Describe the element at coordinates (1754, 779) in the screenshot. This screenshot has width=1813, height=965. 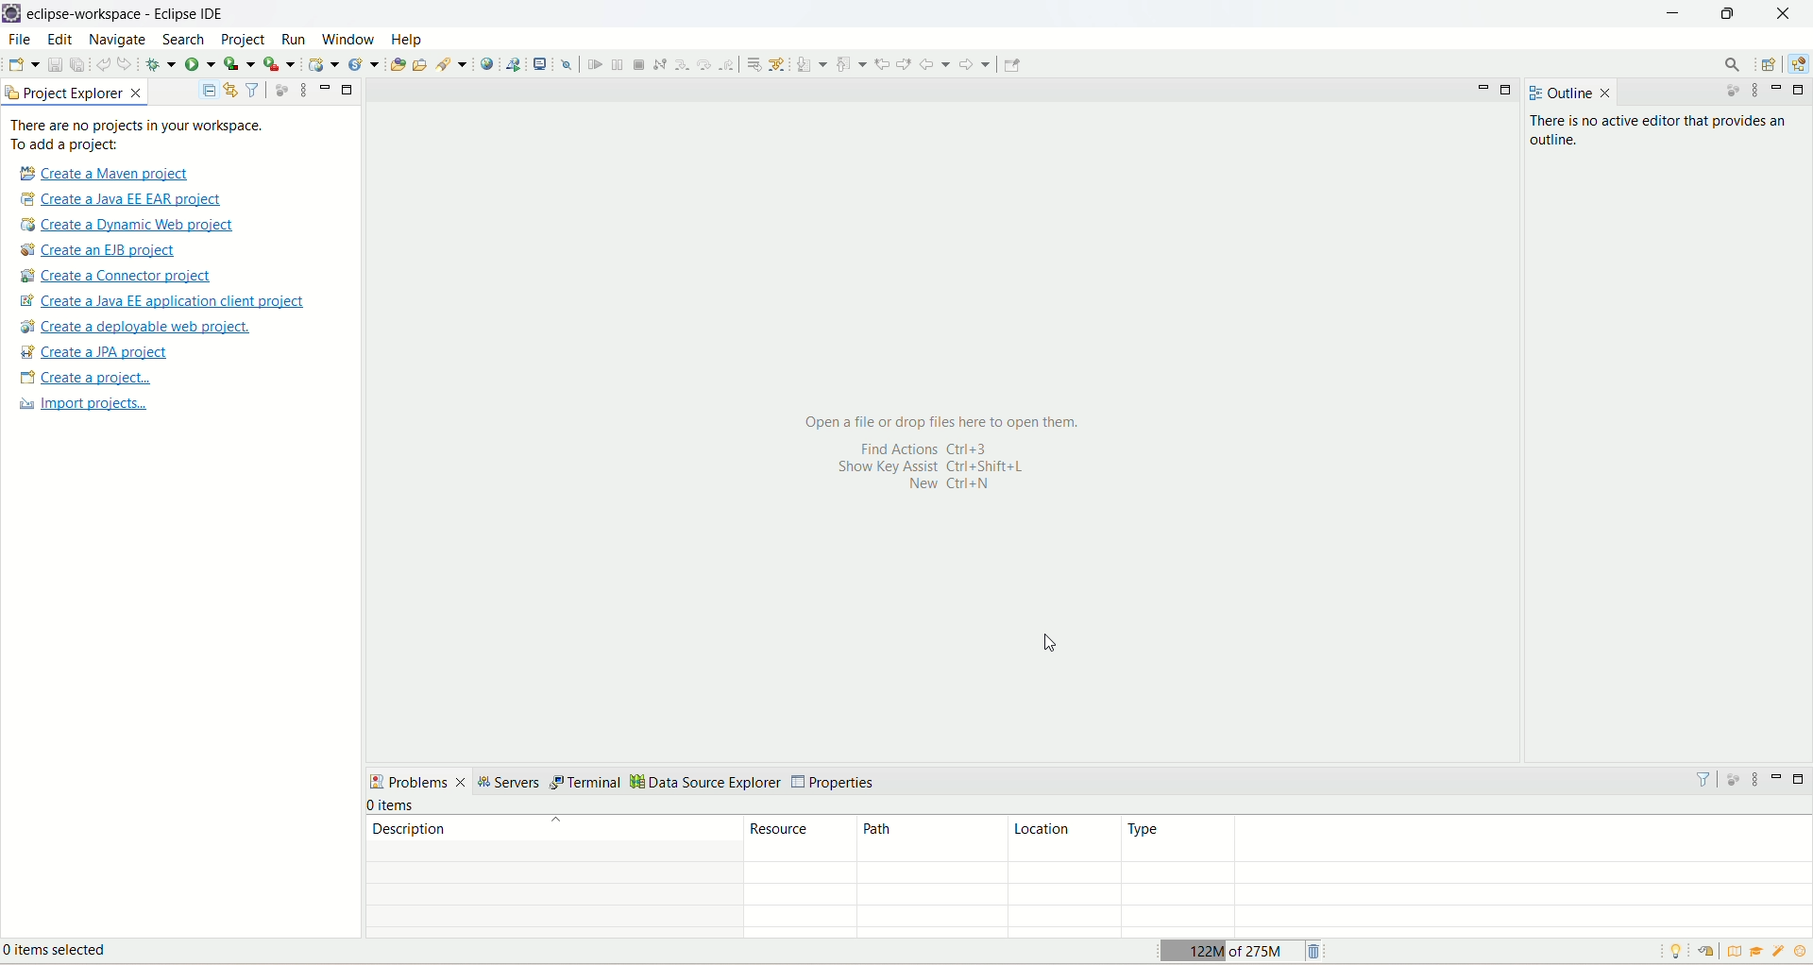
I see `view menu` at that location.